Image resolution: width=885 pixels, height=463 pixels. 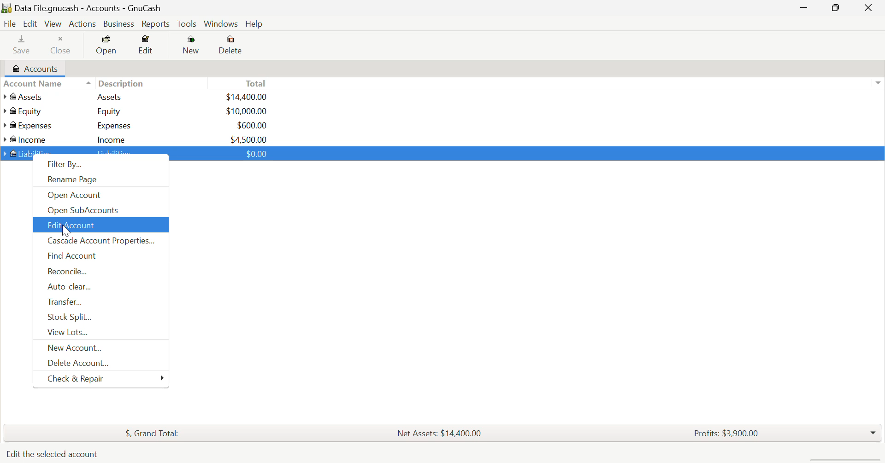 What do you see at coordinates (24, 97) in the screenshot?
I see `Assets Account` at bounding box center [24, 97].